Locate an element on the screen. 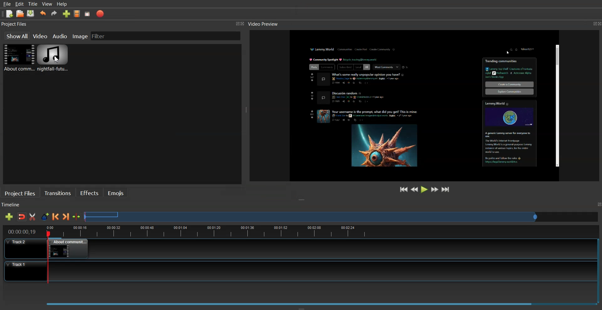 This screenshot has height=310, width=602. Transition is located at coordinates (58, 193).